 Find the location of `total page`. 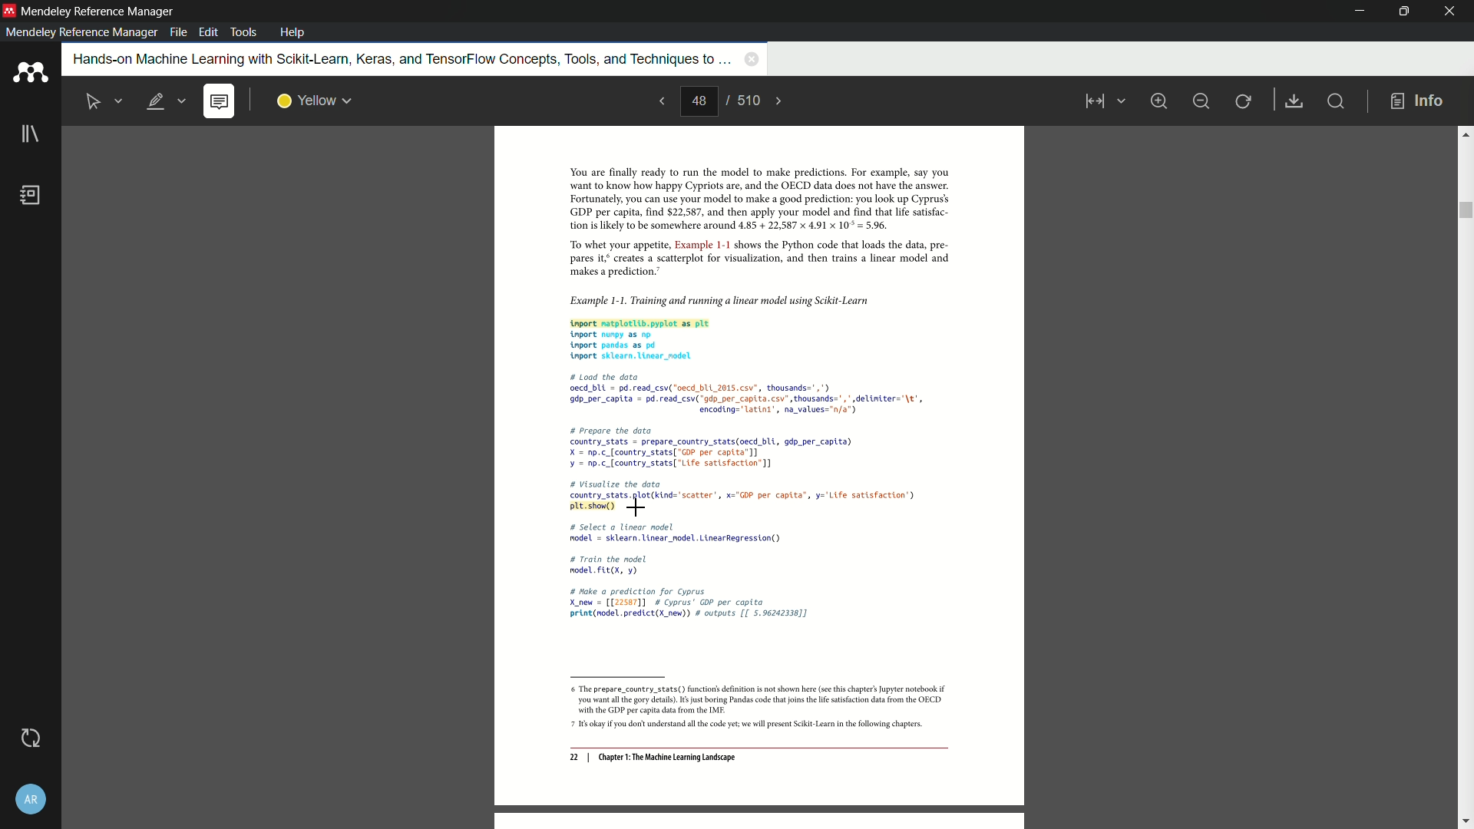

total page is located at coordinates (747, 100).